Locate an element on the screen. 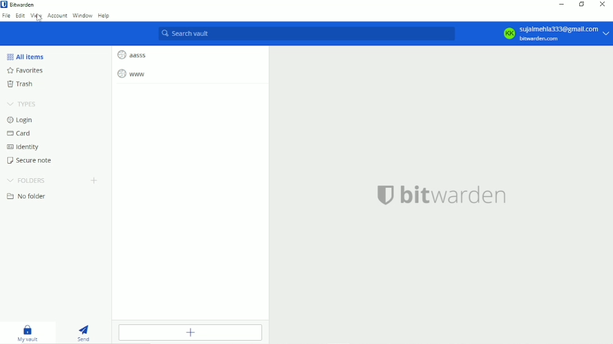 The height and width of the screenshot is (344, 613). Send is located at coordinates (85, 333).